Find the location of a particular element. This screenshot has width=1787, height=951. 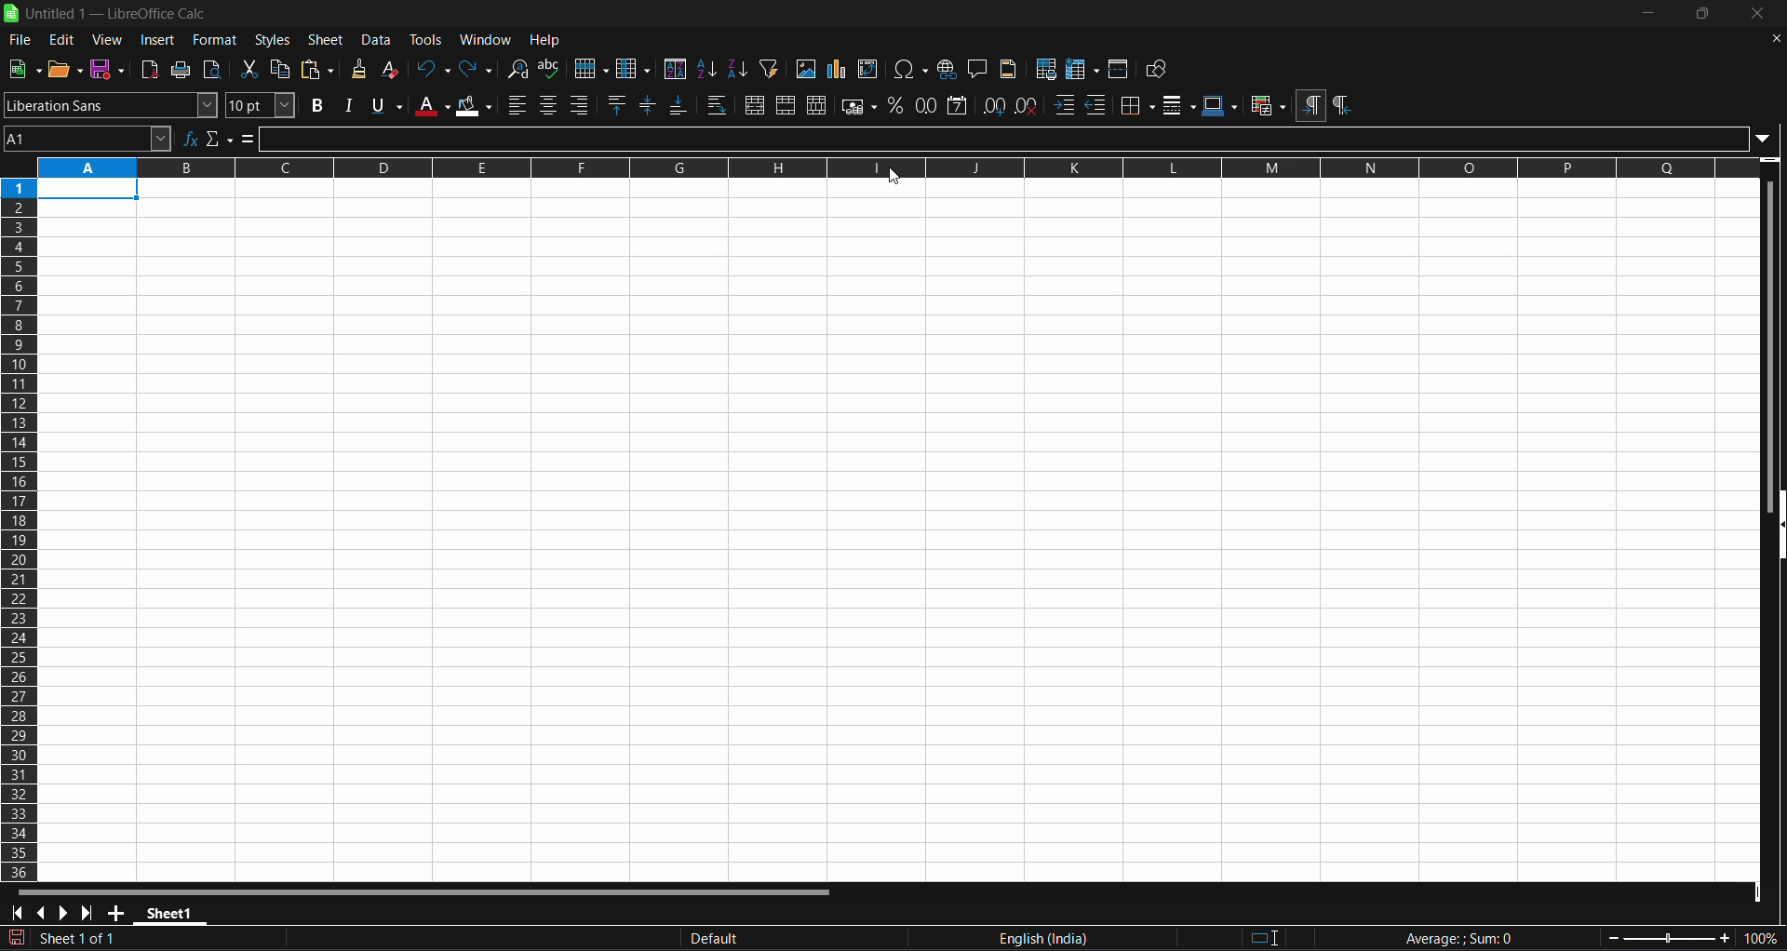

find and replace is located at coordinates (517, 69).